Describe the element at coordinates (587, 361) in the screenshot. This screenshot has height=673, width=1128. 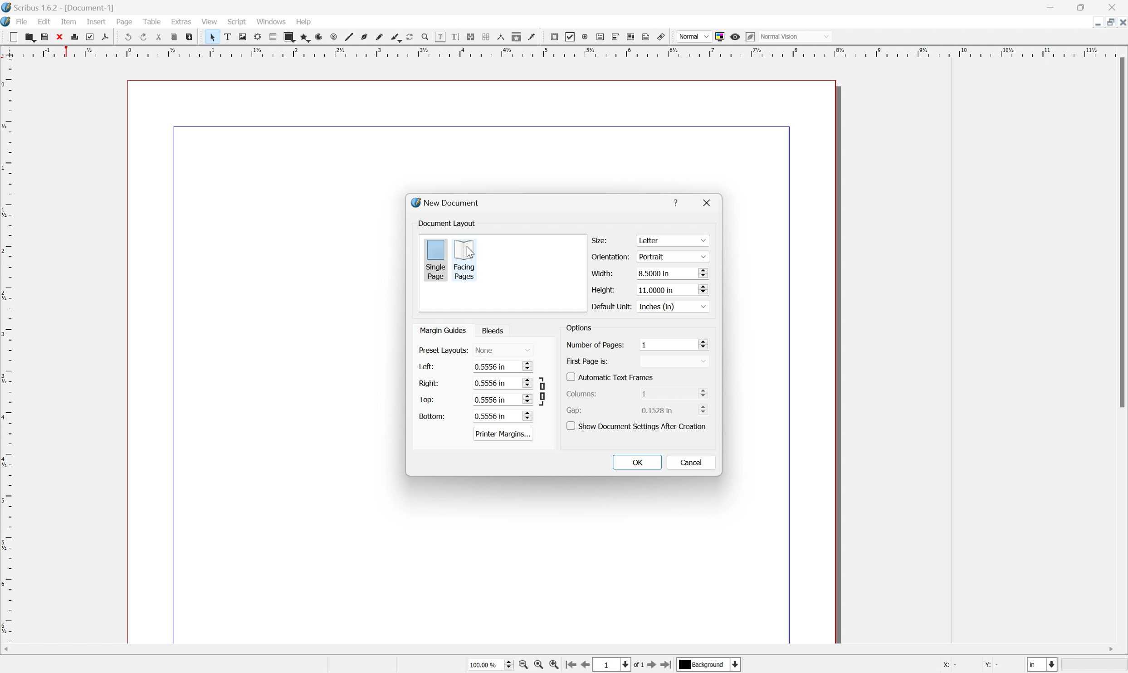
I see `first page is:` at that location.